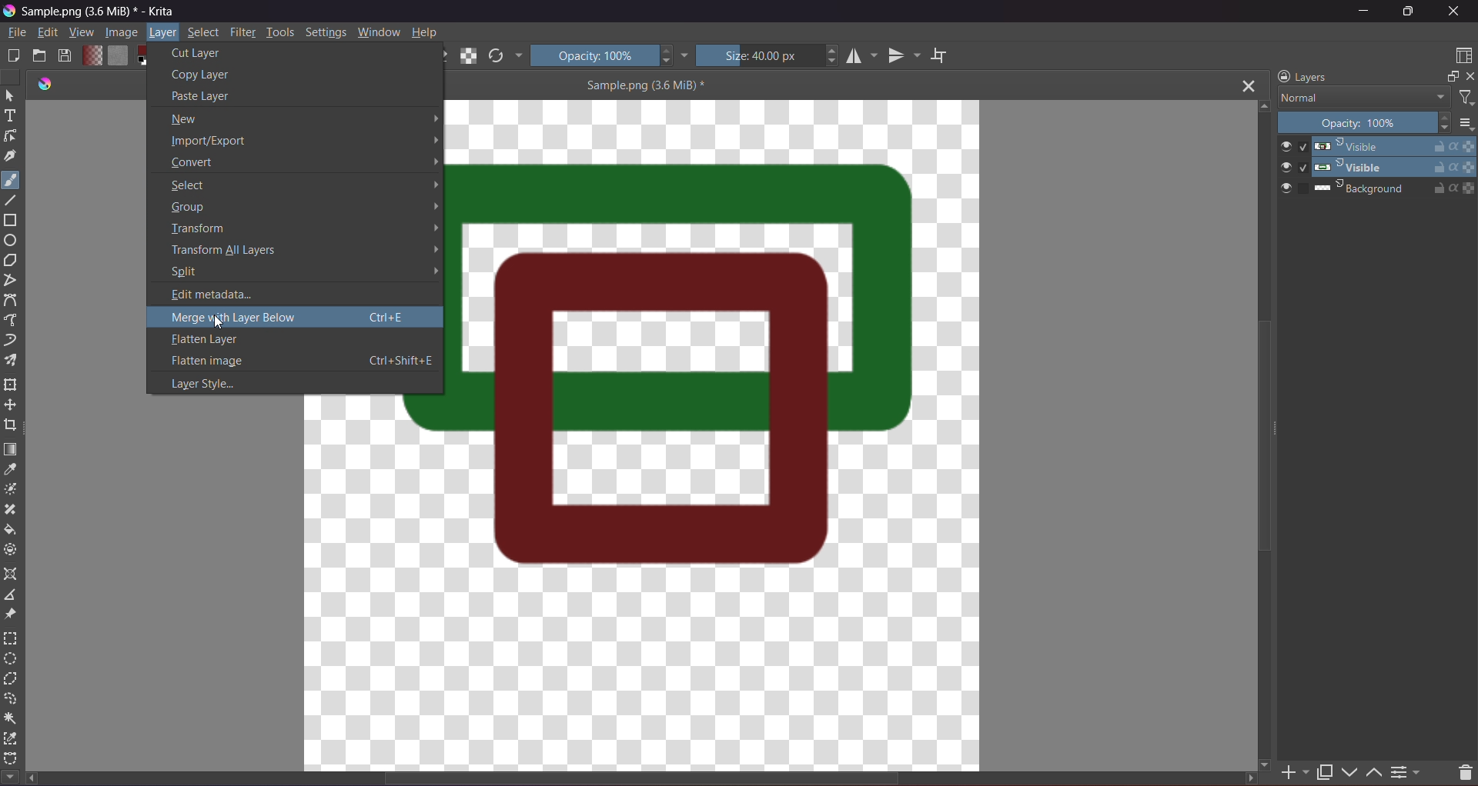 This screenshot has height=786, width=1478. What do you see at coordinates (14, 55) in the screenshot?
I see `New` at bounding box center [14, 55].